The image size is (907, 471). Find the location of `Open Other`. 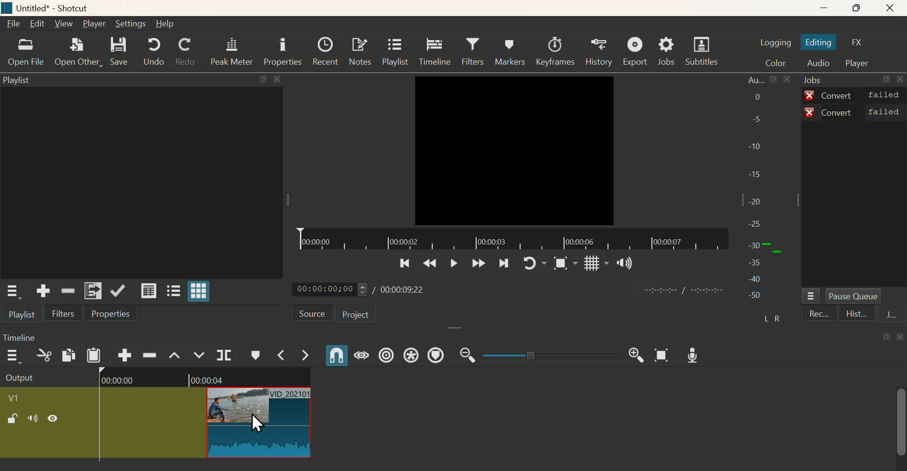

Open Other is located at coordinates (78, 53).